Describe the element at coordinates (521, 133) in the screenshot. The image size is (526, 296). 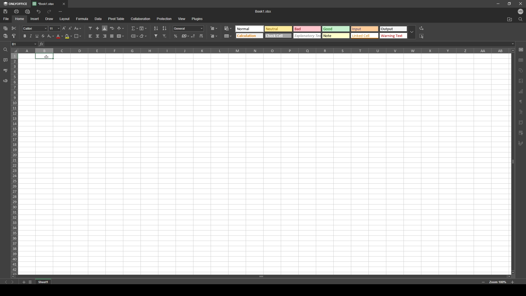
I see `filter` at that location.